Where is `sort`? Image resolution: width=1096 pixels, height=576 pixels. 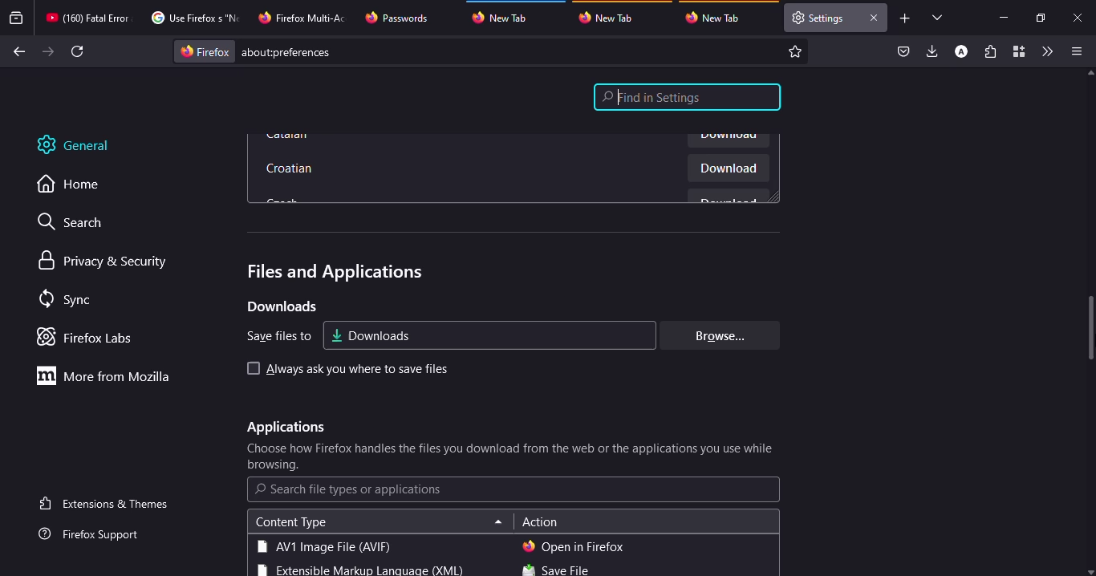
sort is located at coordinates (493, 520).